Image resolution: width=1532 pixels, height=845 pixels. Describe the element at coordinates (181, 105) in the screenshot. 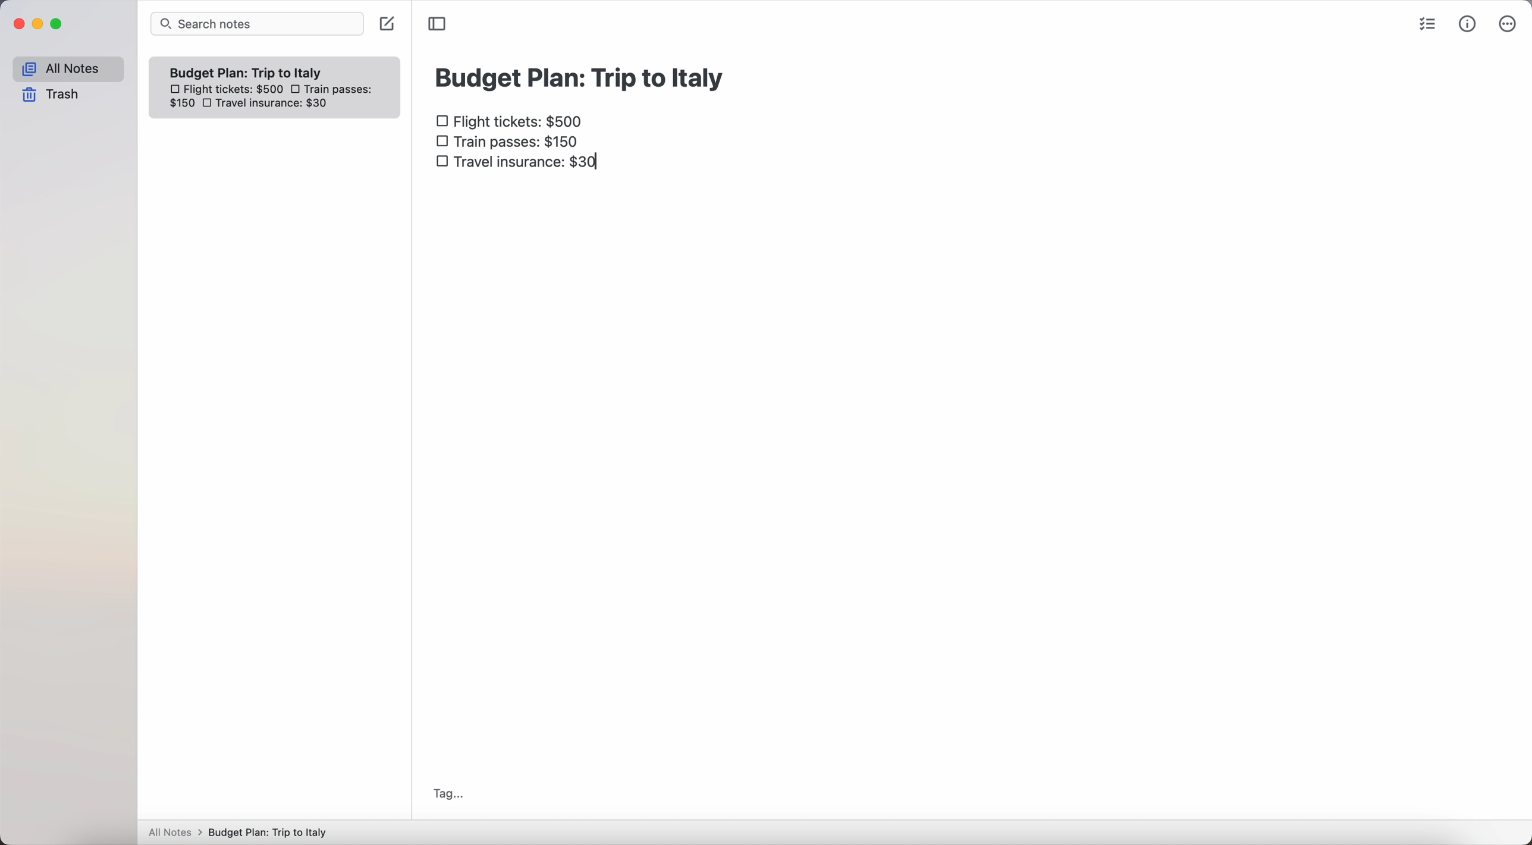

I see `150` at that location.